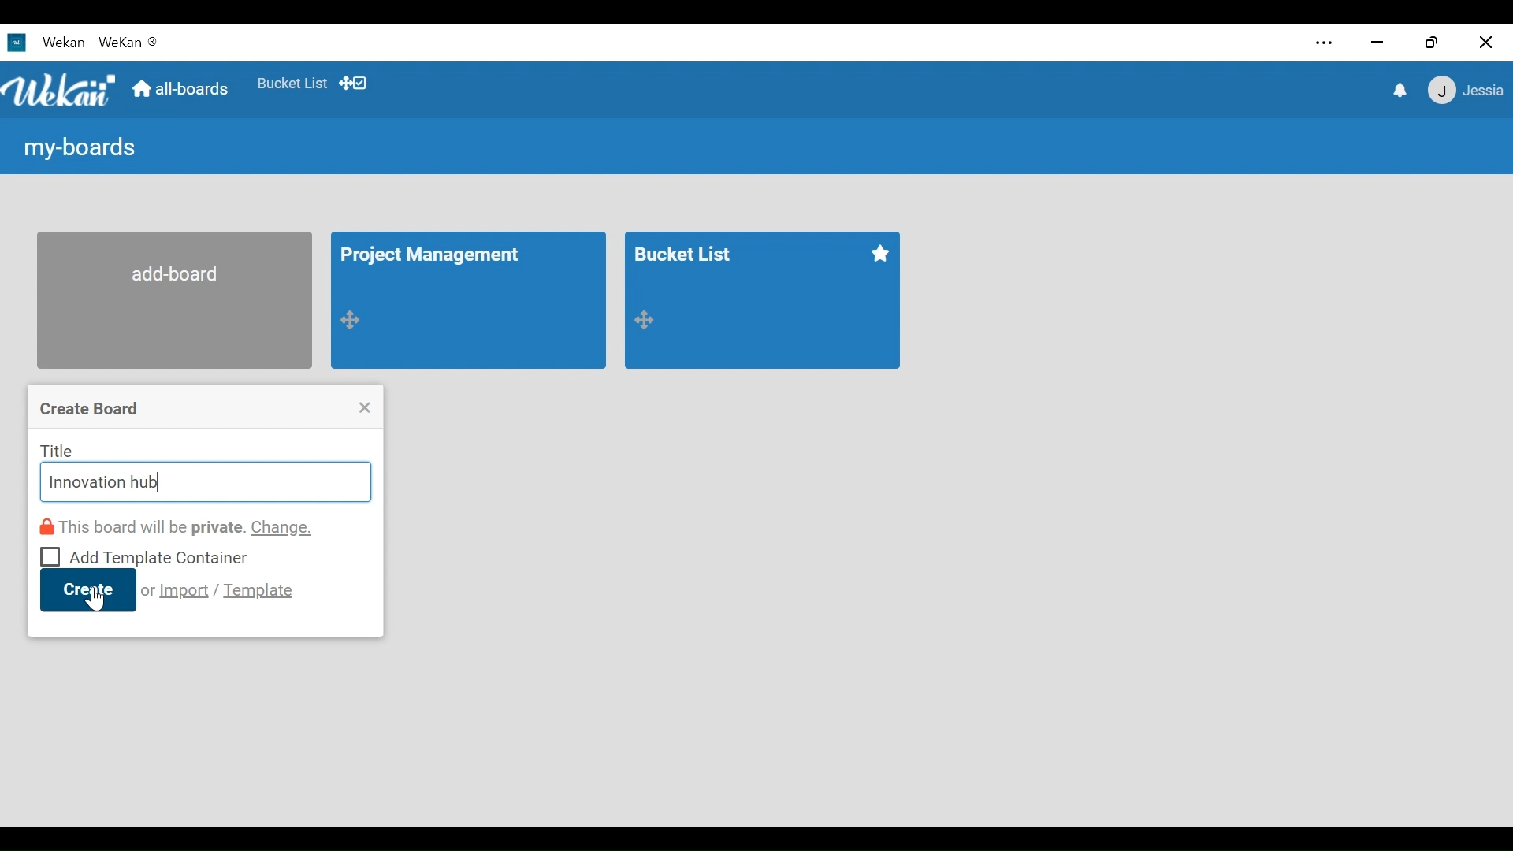 The image size is (1513, 851). I want to click on Shortcut to favorites, so click(292, 82).